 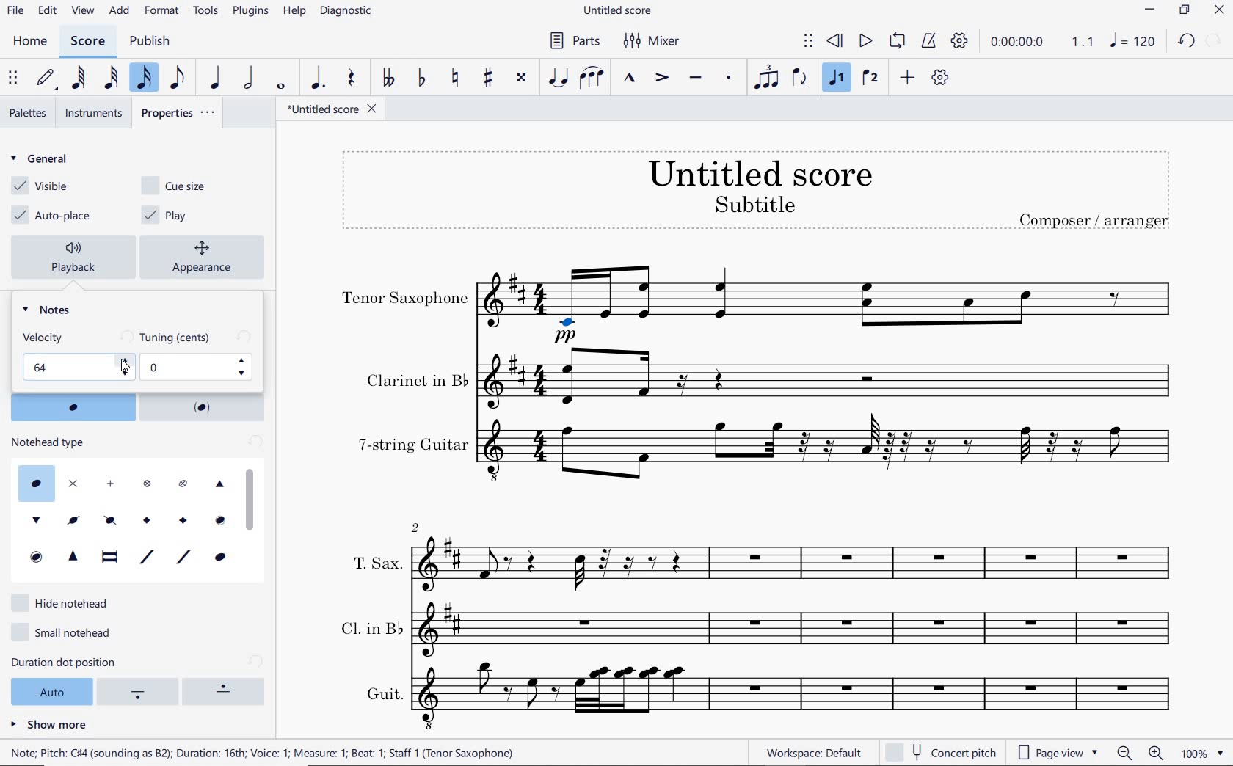 I want to click on small notehead, so click(x=67, y=630).